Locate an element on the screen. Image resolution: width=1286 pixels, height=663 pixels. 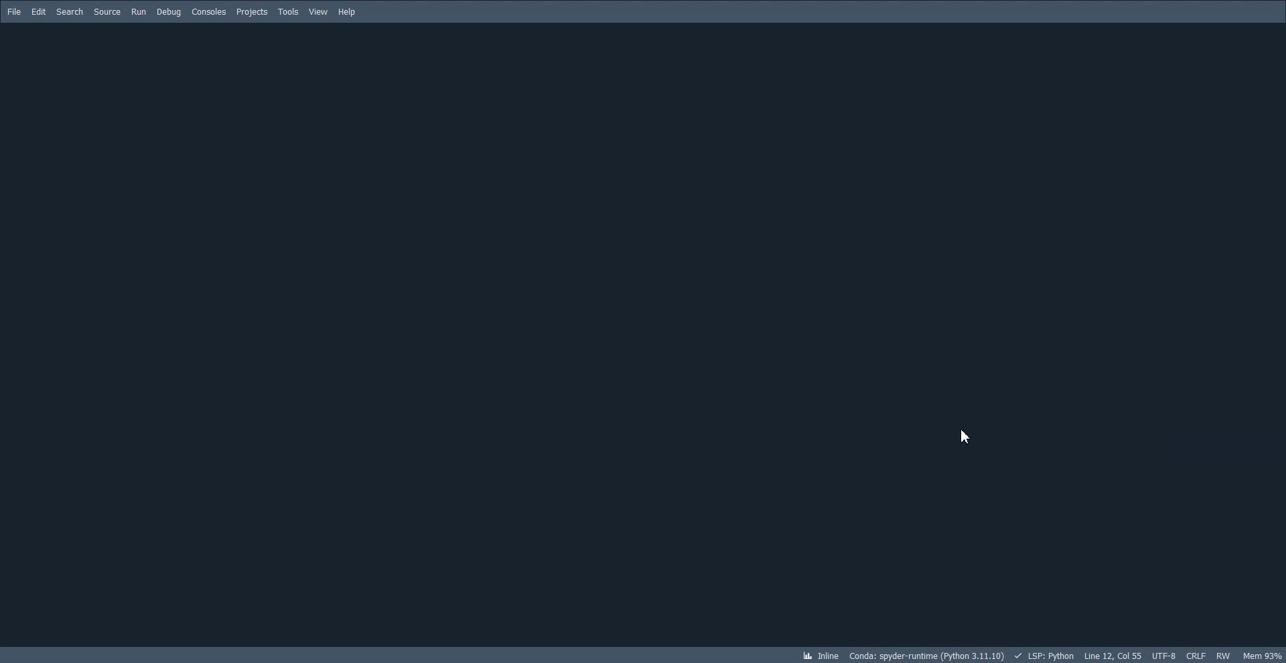
Consoles is located at coordinates (209, 11).